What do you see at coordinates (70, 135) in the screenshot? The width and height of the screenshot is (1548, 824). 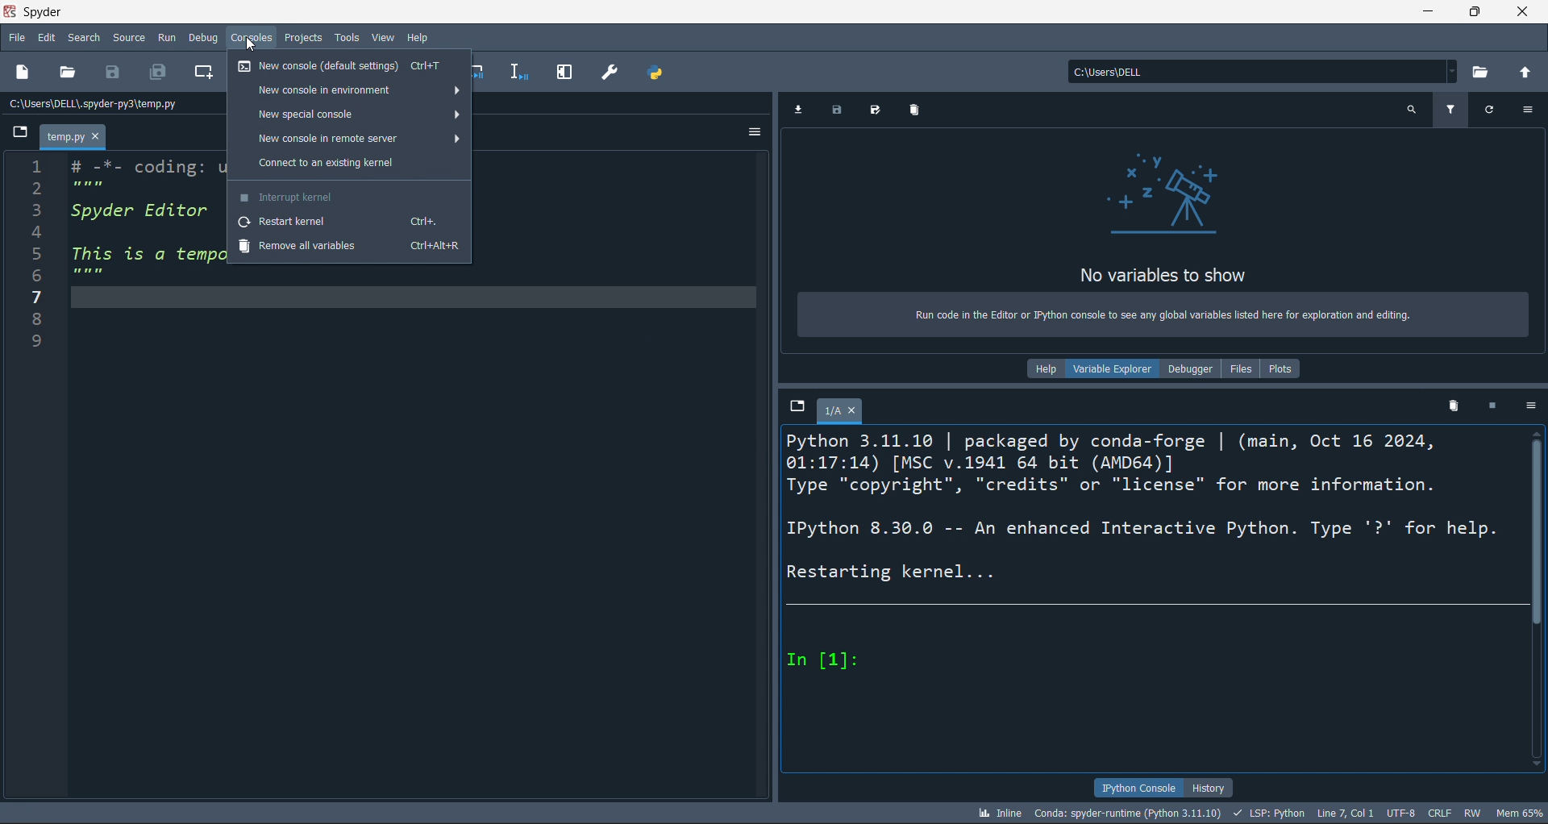 I see `temp.py` at bounding box center [70, 135].